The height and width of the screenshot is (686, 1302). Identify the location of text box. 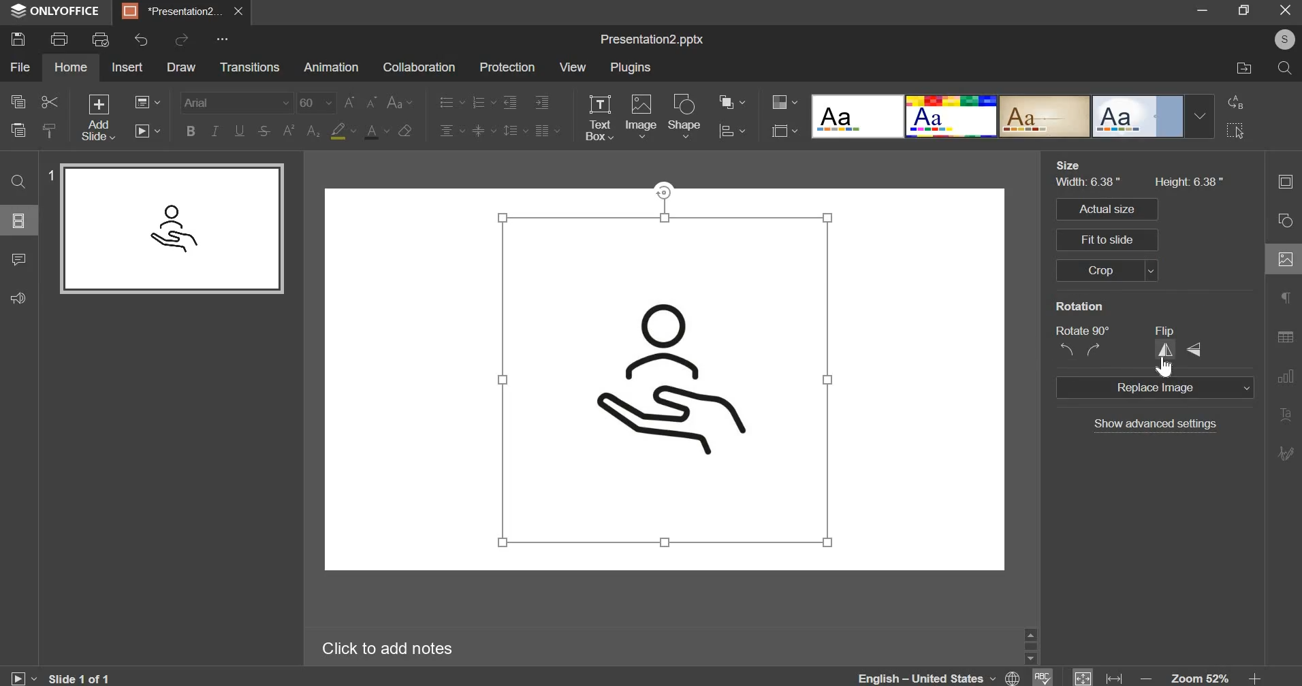
(600, 118).